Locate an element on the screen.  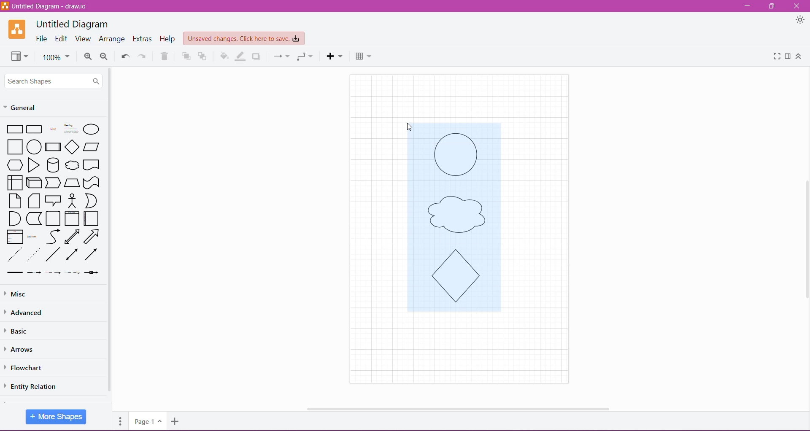
Waypoints is located at coordinates (304, 57).